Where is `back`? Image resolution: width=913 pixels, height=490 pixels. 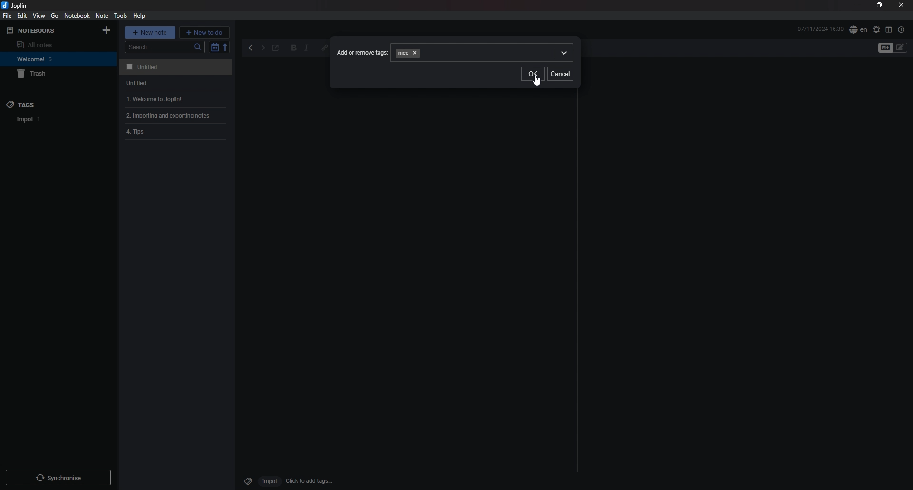
back is located at coordinates (252, 48).